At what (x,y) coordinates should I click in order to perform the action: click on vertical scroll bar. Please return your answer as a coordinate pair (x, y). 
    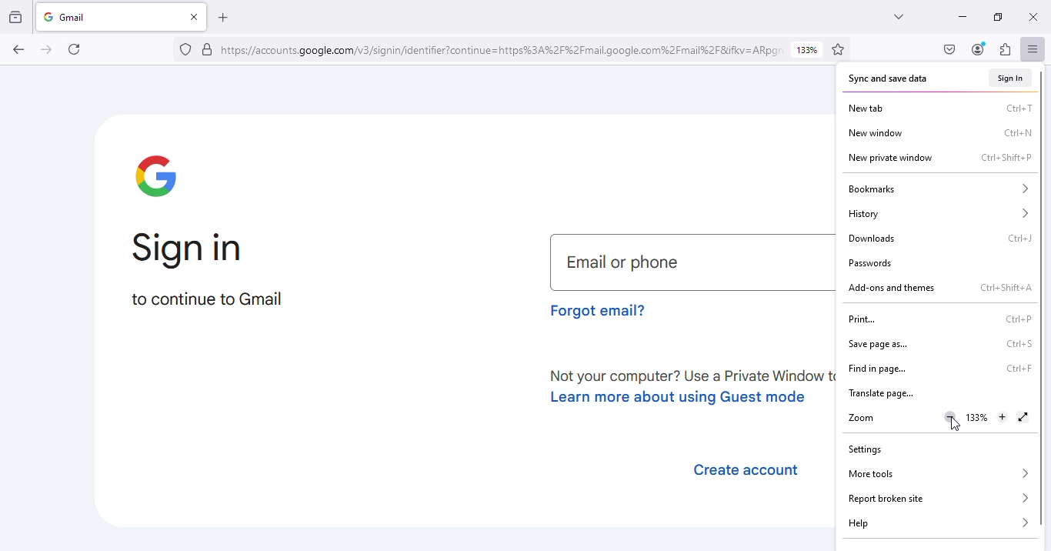
    Looking at the image, I should click on (1042, 299).